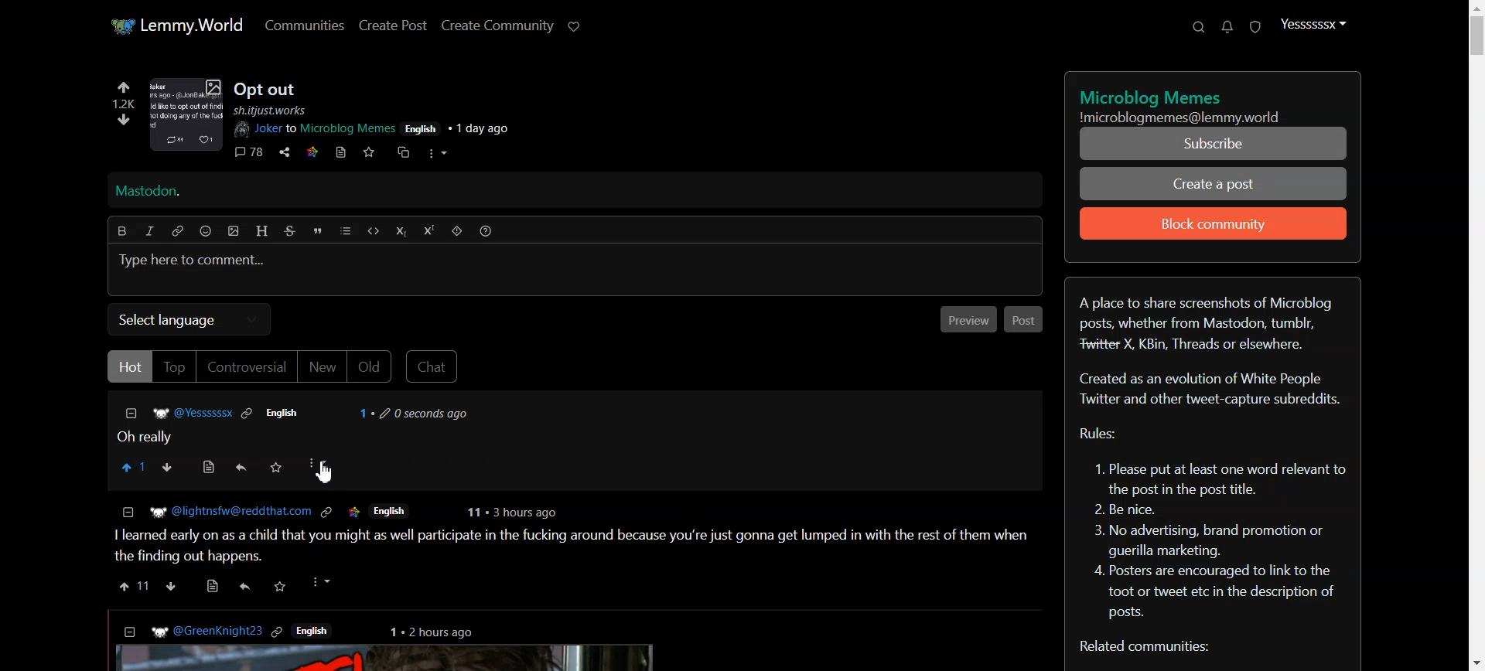 Image resolution: width=1485 pixels, height=671 pixels. I want to click on Home page, so click(176, 23).